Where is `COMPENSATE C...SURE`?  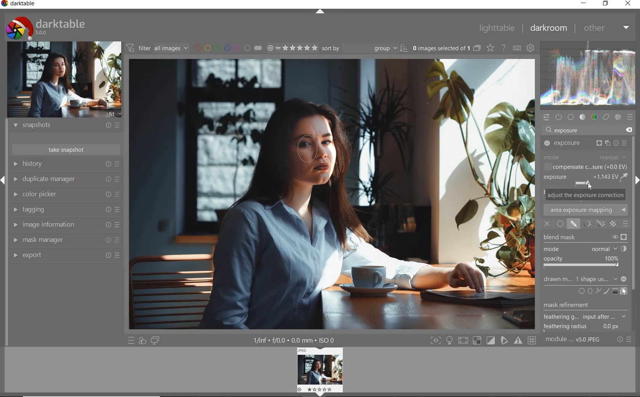
COMPENSATE C...SURE is located at coordinates (586, 167).